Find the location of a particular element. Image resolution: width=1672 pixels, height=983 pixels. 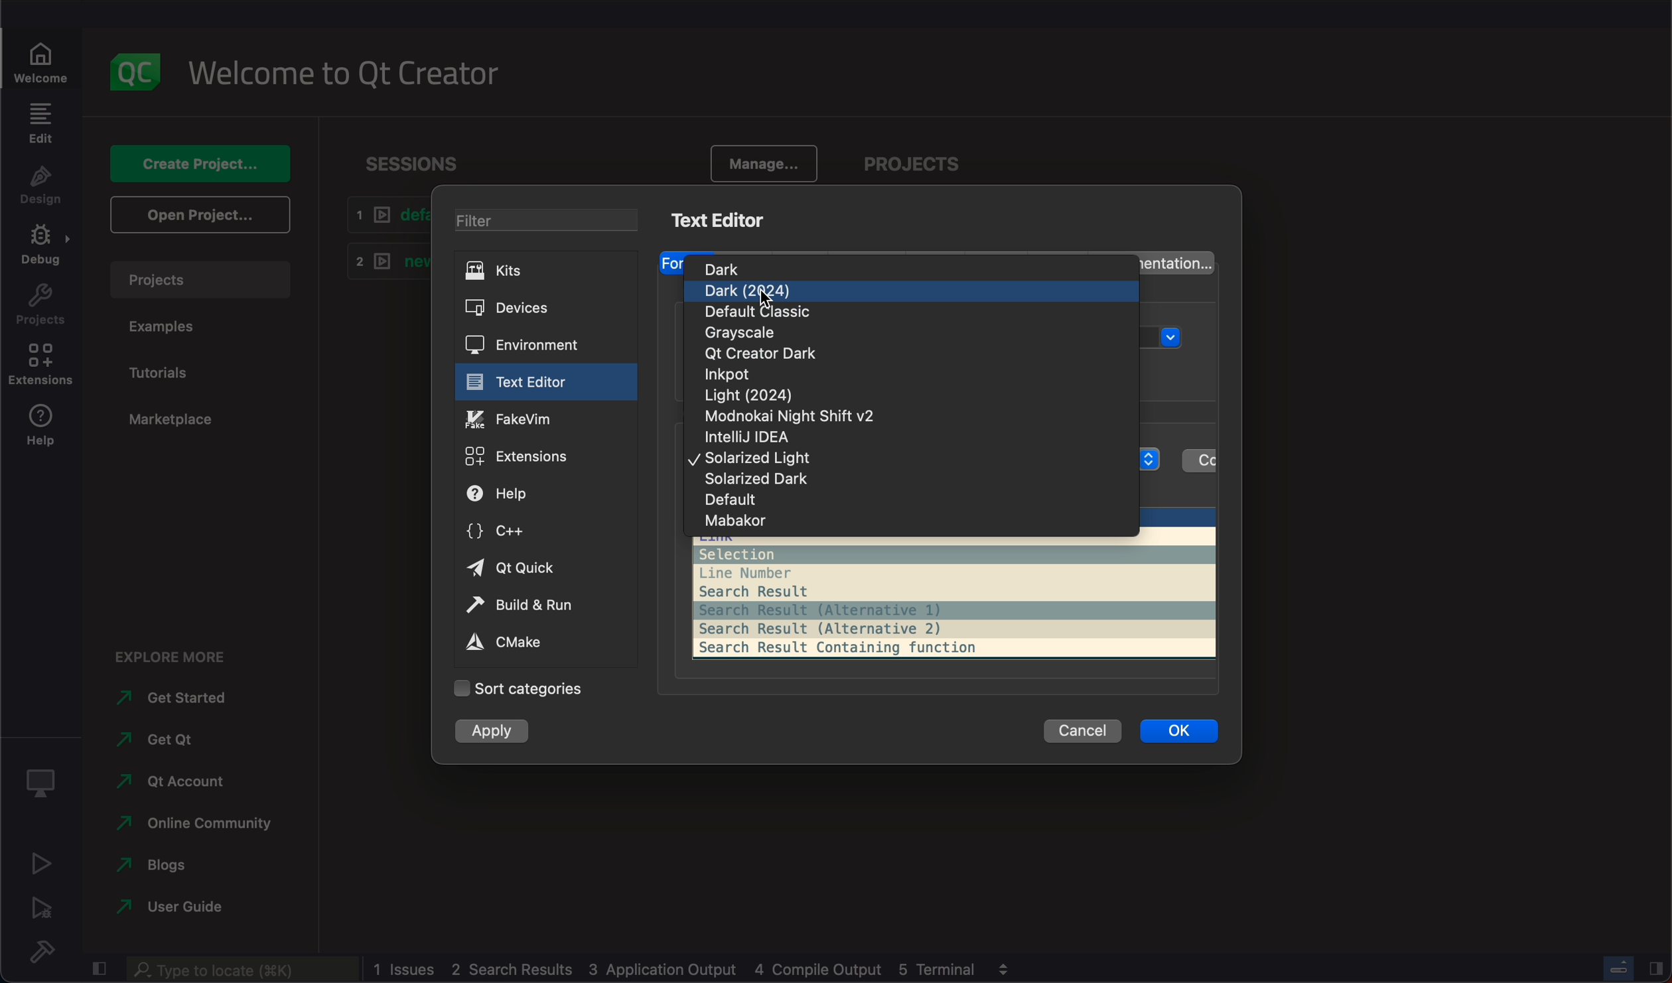

extensions is located at coordinates (544, 455).